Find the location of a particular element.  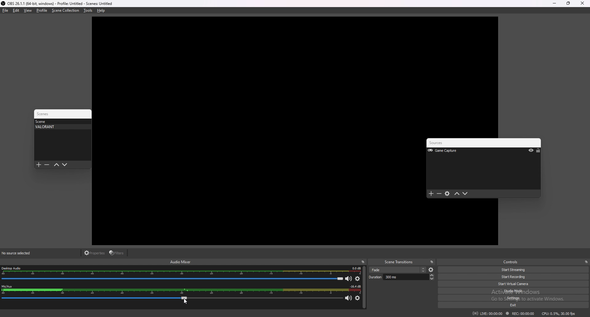

pop out is located at coordinates (432, 262).